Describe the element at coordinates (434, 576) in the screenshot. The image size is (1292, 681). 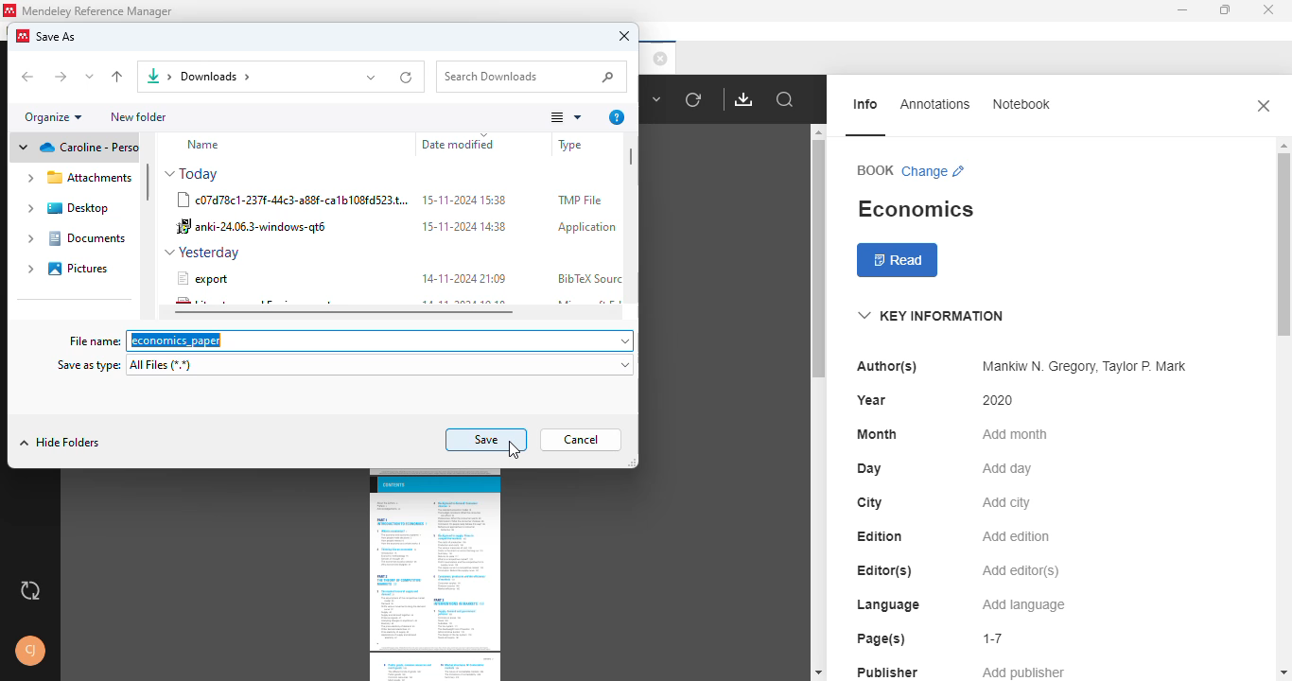
I see `PDF pages` at that location.